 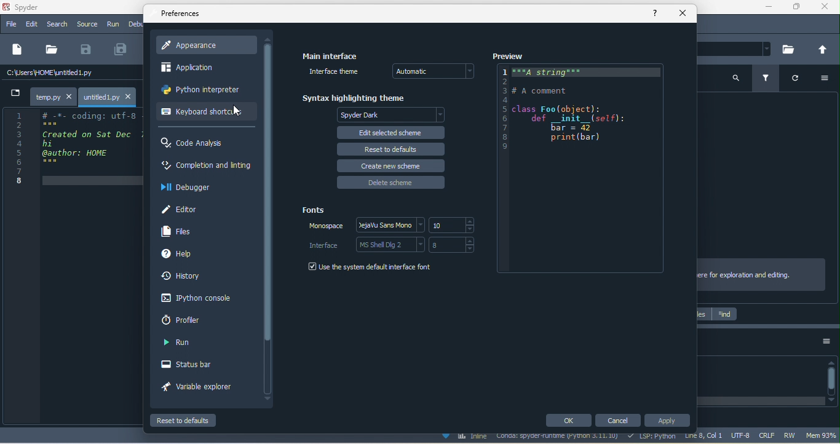 I want to click on lsp- python, so click(x=652, y=437).